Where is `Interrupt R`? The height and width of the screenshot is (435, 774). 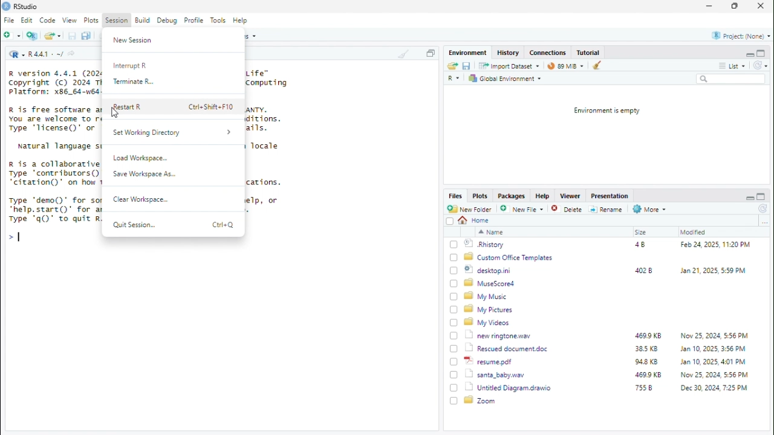
Interrupt R is located at coordinates (132, 66).